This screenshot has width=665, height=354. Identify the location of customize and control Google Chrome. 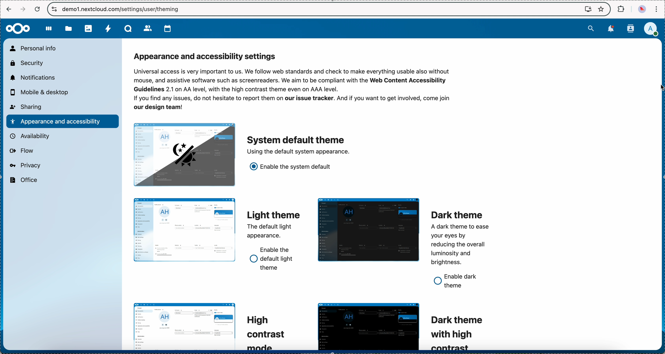
(658, 8).